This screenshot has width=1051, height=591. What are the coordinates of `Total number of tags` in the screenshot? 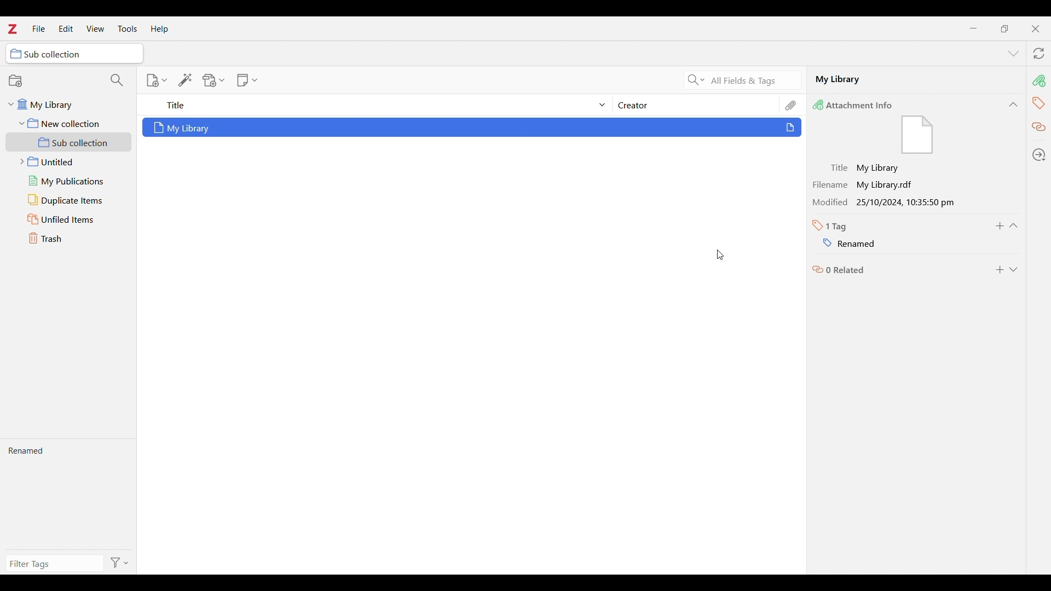 It's located at (830, 225).